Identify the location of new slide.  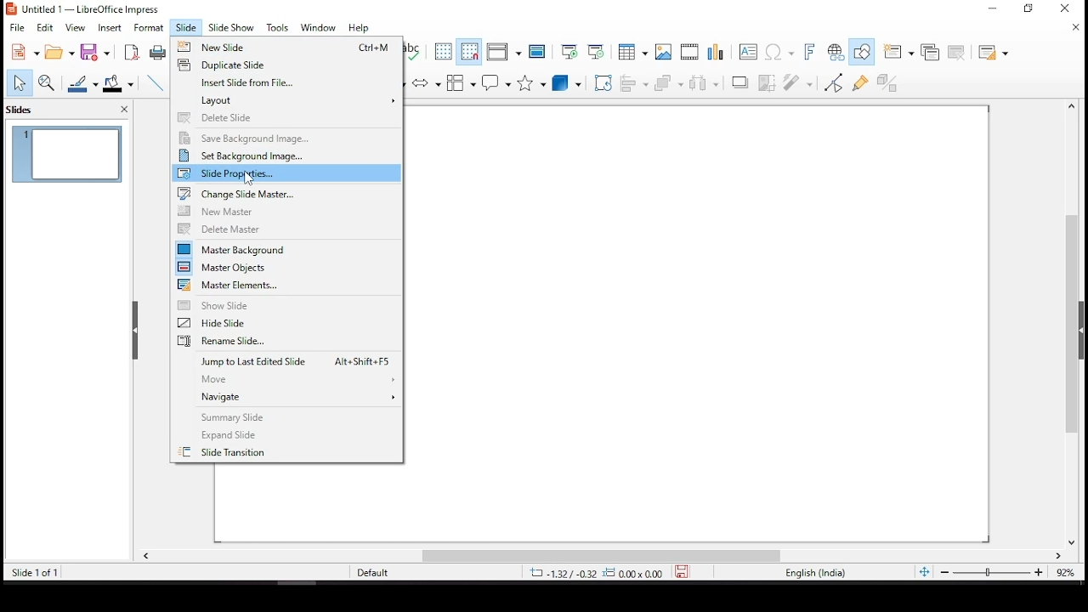
(898, 50).